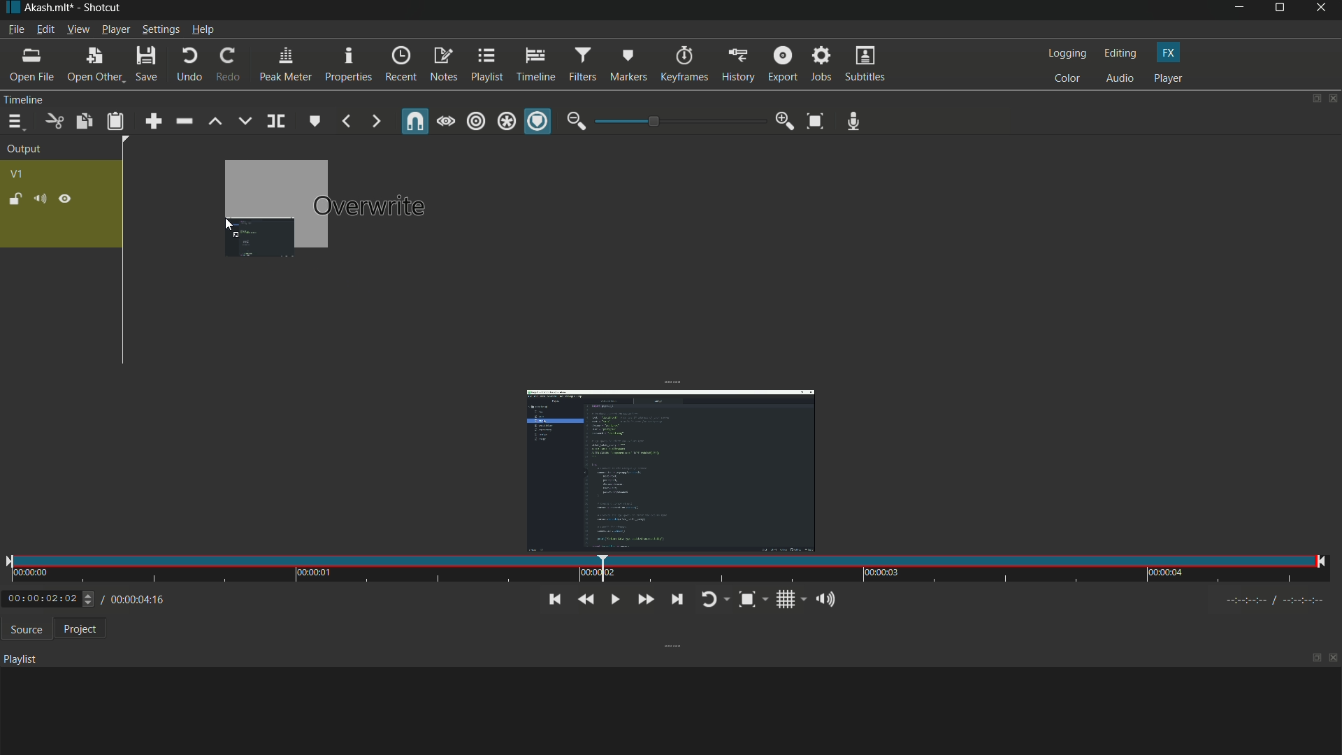 This screenshot has height=755, width=1342. Describe the element at coordinates (854, 122) in the screenshot. I see `record audio` at that location.